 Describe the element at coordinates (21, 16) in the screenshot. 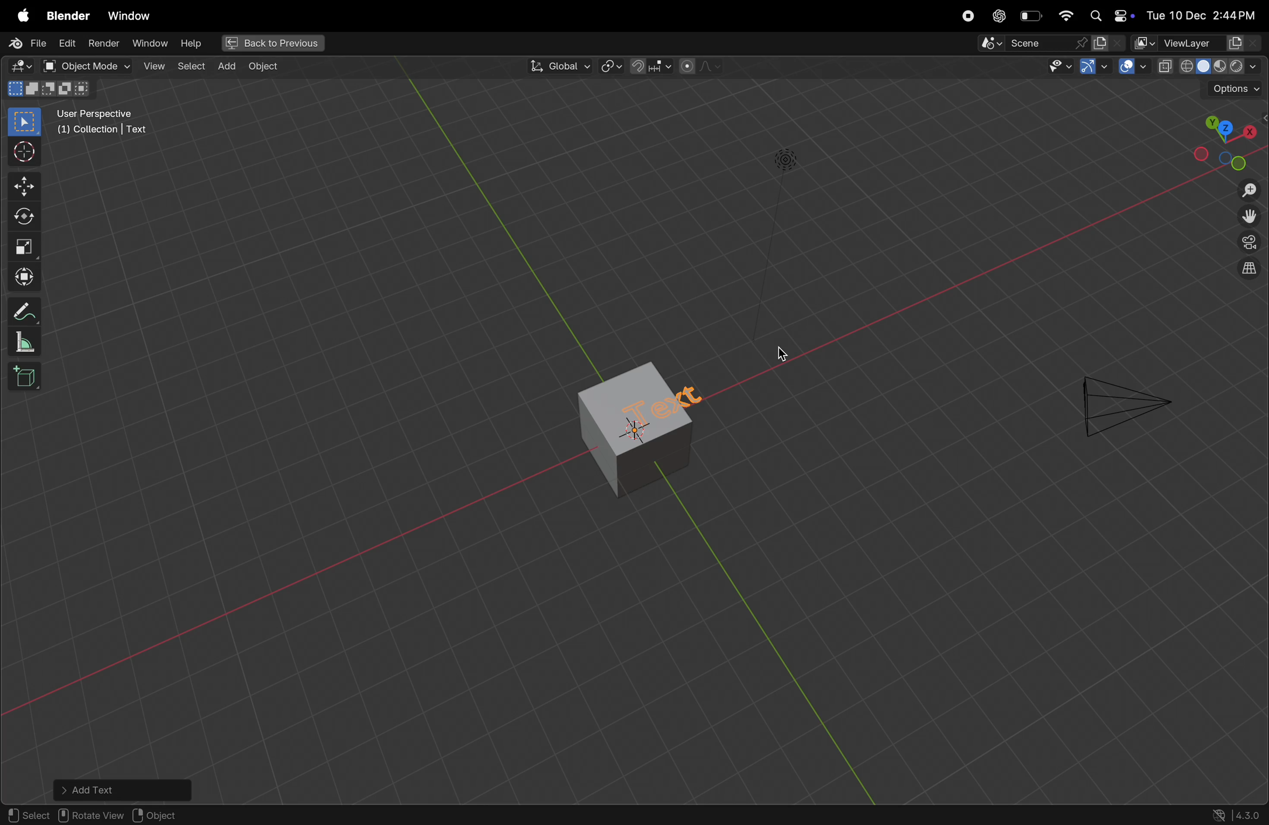

I see `apple menu` at that location.